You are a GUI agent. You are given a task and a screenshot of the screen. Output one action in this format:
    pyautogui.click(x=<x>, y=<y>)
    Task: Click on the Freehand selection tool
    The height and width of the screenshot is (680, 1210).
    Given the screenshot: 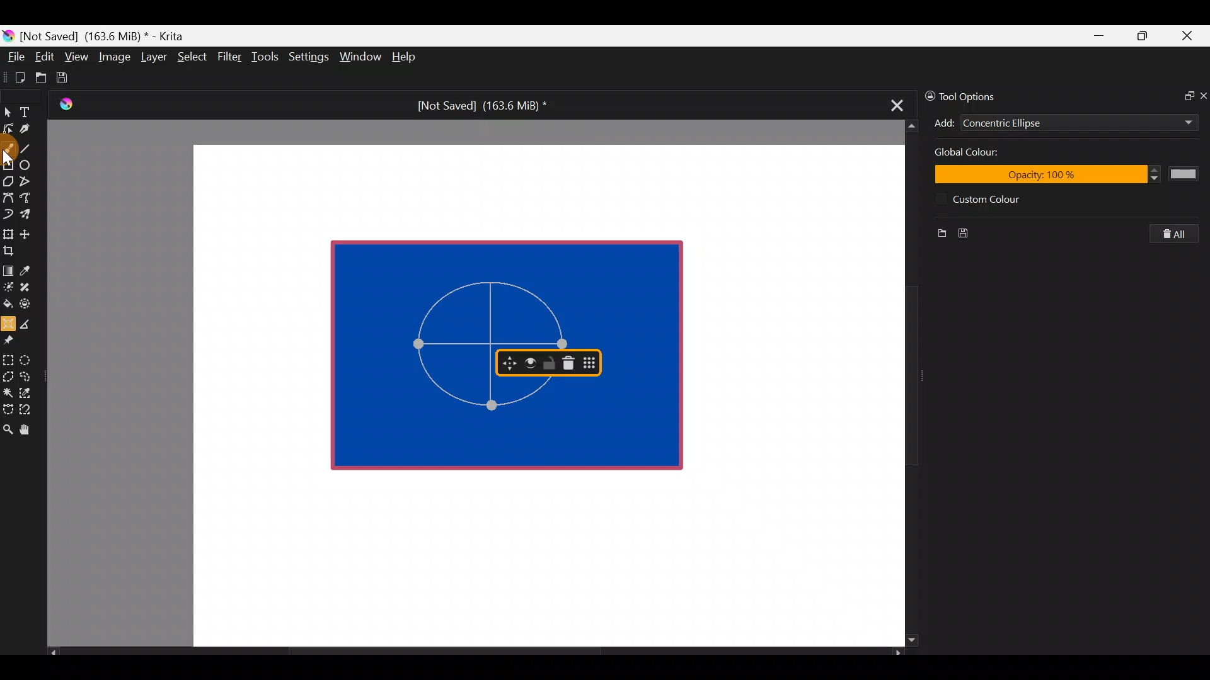 What is the action you would take?
    pyautogui.click(x=28, y=375)
    